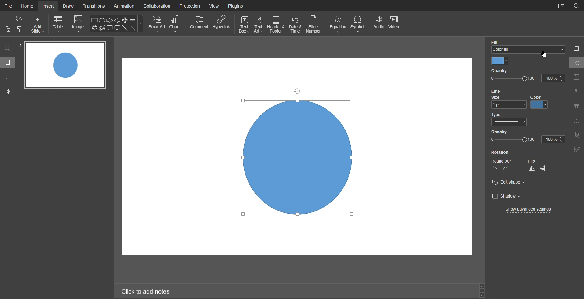 The height and width of the screenshot is (299, 584). Describe the element at coordinates (276, 23) in the screenshot. I see `Header & Footer` at that location.